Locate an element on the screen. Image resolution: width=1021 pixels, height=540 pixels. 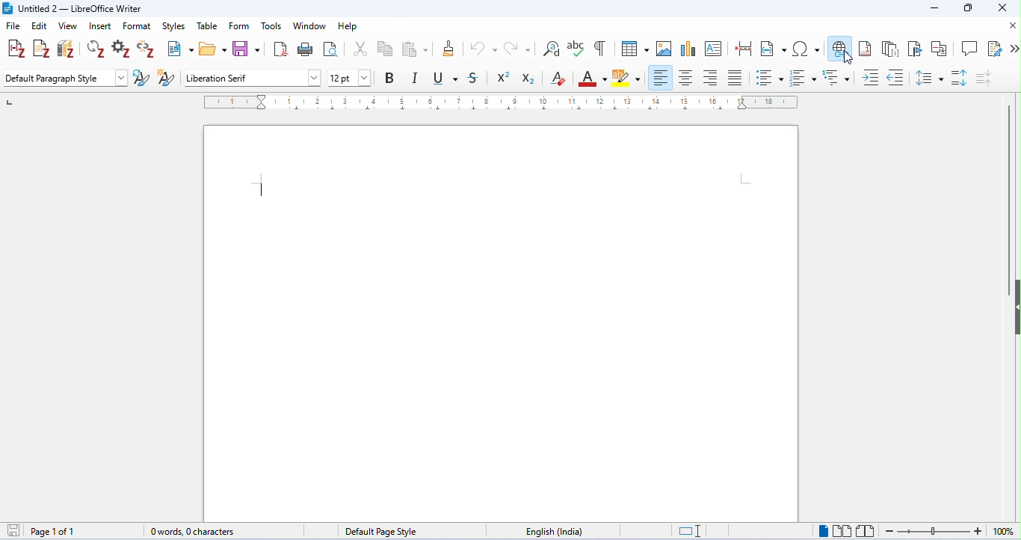
subscript is located at coordinates (530, 78).